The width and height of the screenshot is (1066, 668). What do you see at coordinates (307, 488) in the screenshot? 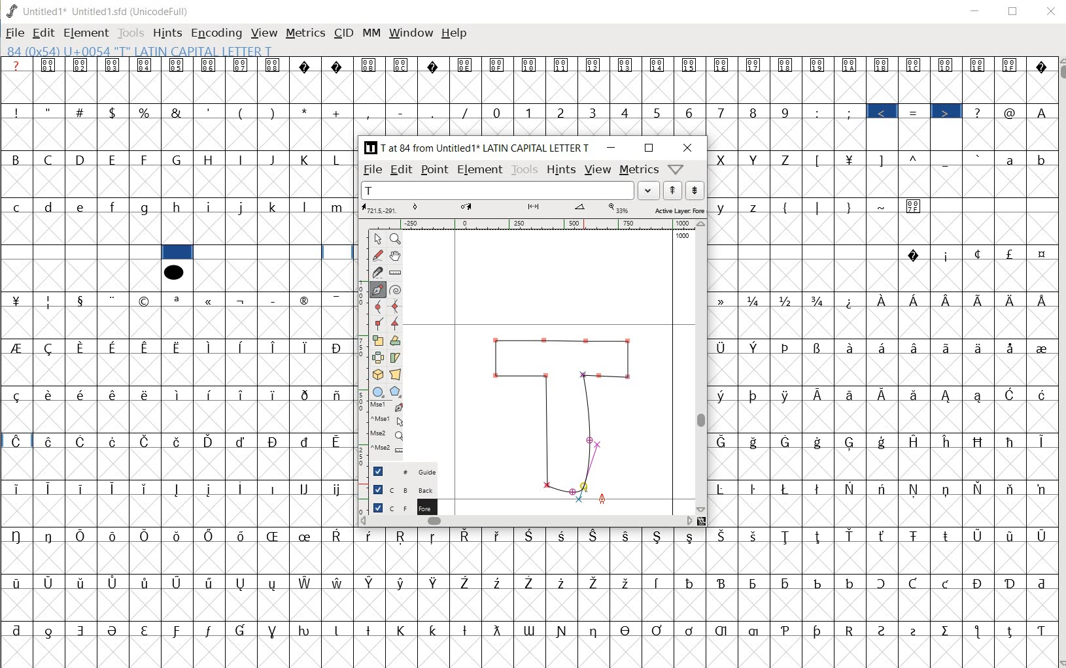
I see `Symbol` at bounding box center [307, 488].